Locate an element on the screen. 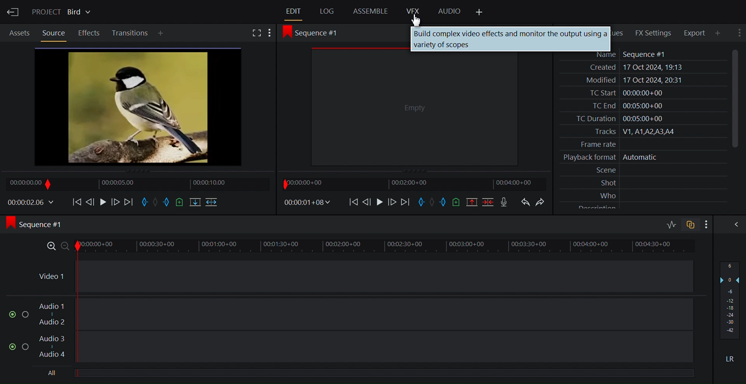 The image size is (746, 384). Show settings menu is located at coordinates (272, 32).